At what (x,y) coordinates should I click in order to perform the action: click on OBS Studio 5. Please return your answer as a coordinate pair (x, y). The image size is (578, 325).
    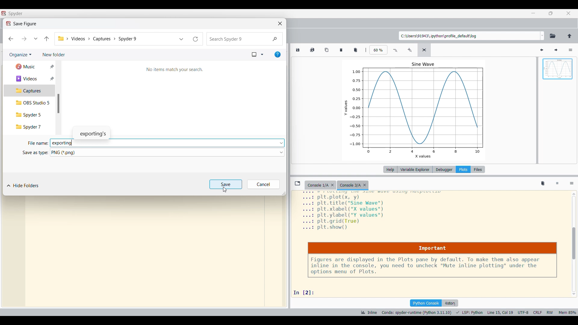
    Looking at the image, I should click on (29, 103).